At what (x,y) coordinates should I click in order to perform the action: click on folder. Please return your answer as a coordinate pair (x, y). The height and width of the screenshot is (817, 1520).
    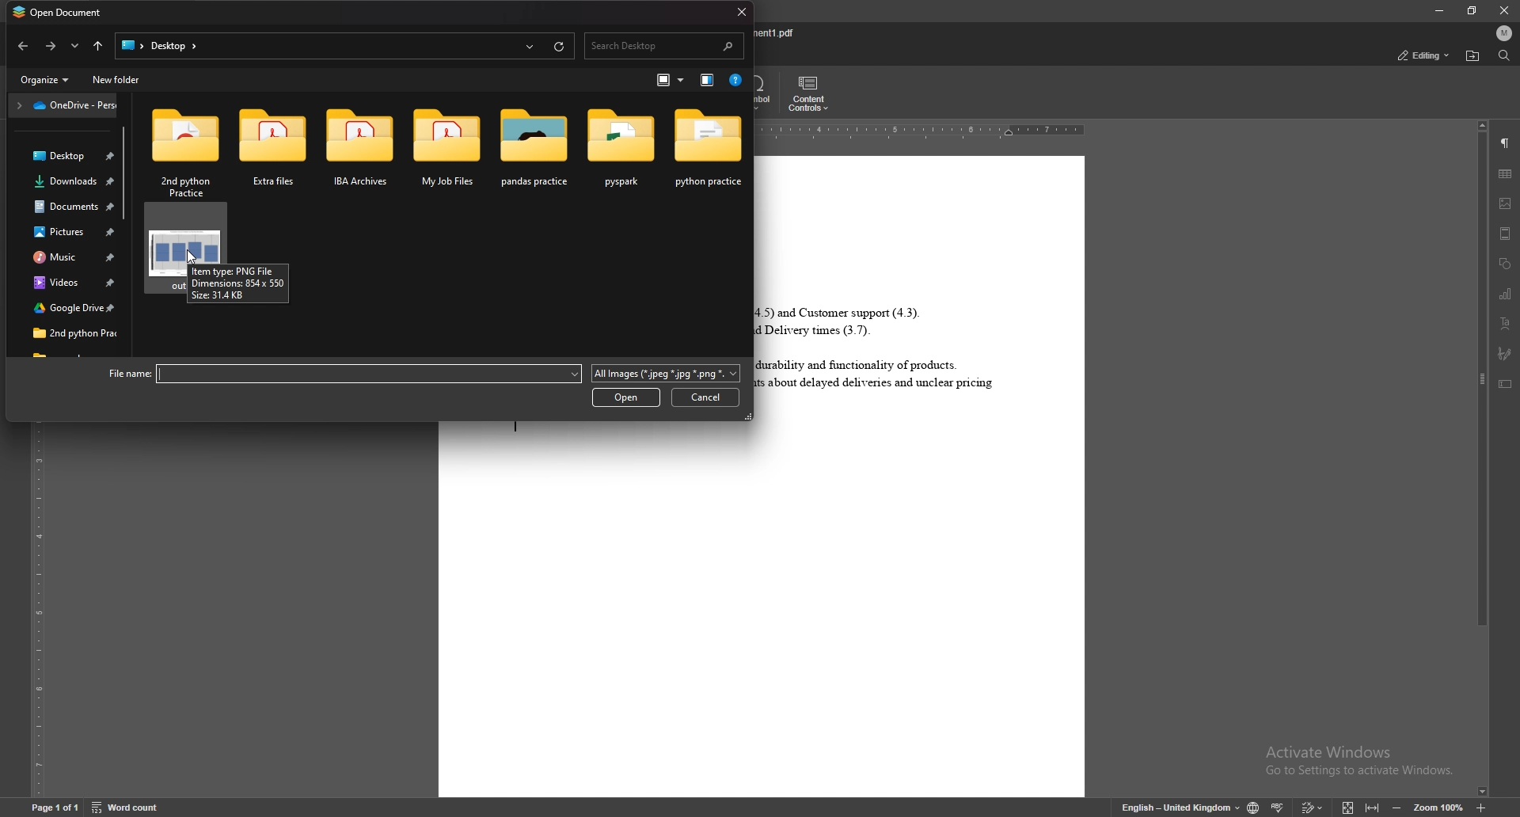
    Looking at the image, I should click on (272, 150).